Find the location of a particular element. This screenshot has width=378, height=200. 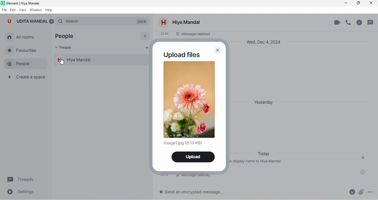

minimize is located at coordinates (346, 3).